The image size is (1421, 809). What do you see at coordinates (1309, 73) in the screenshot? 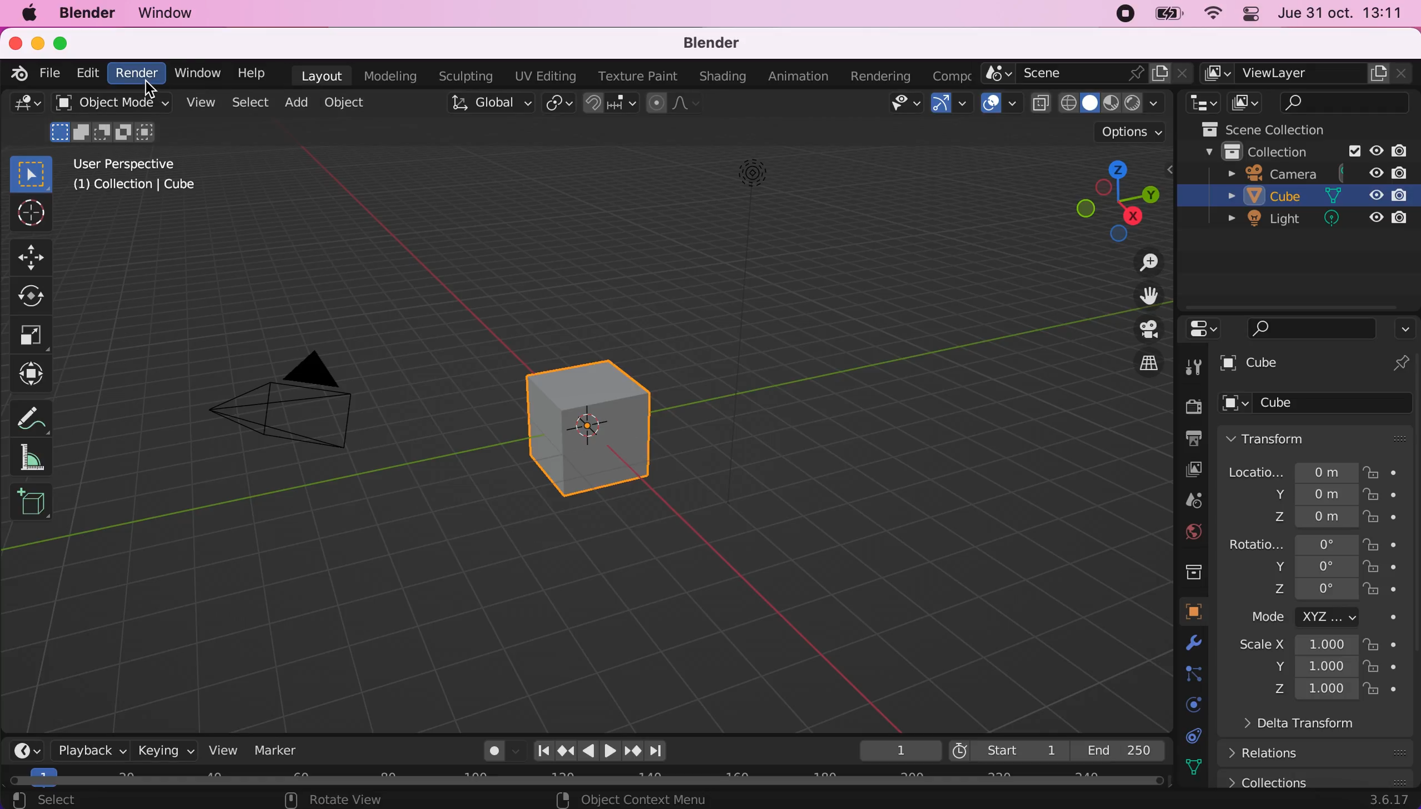
I see `view layer` at bounding box center [1309, 73].